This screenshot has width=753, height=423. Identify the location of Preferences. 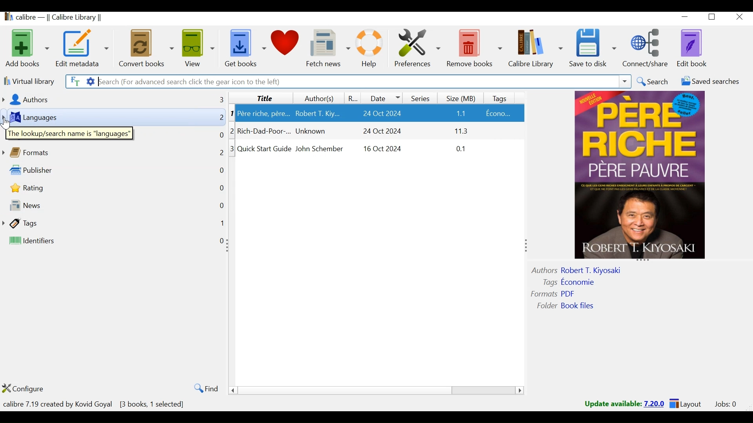
(418, 48).